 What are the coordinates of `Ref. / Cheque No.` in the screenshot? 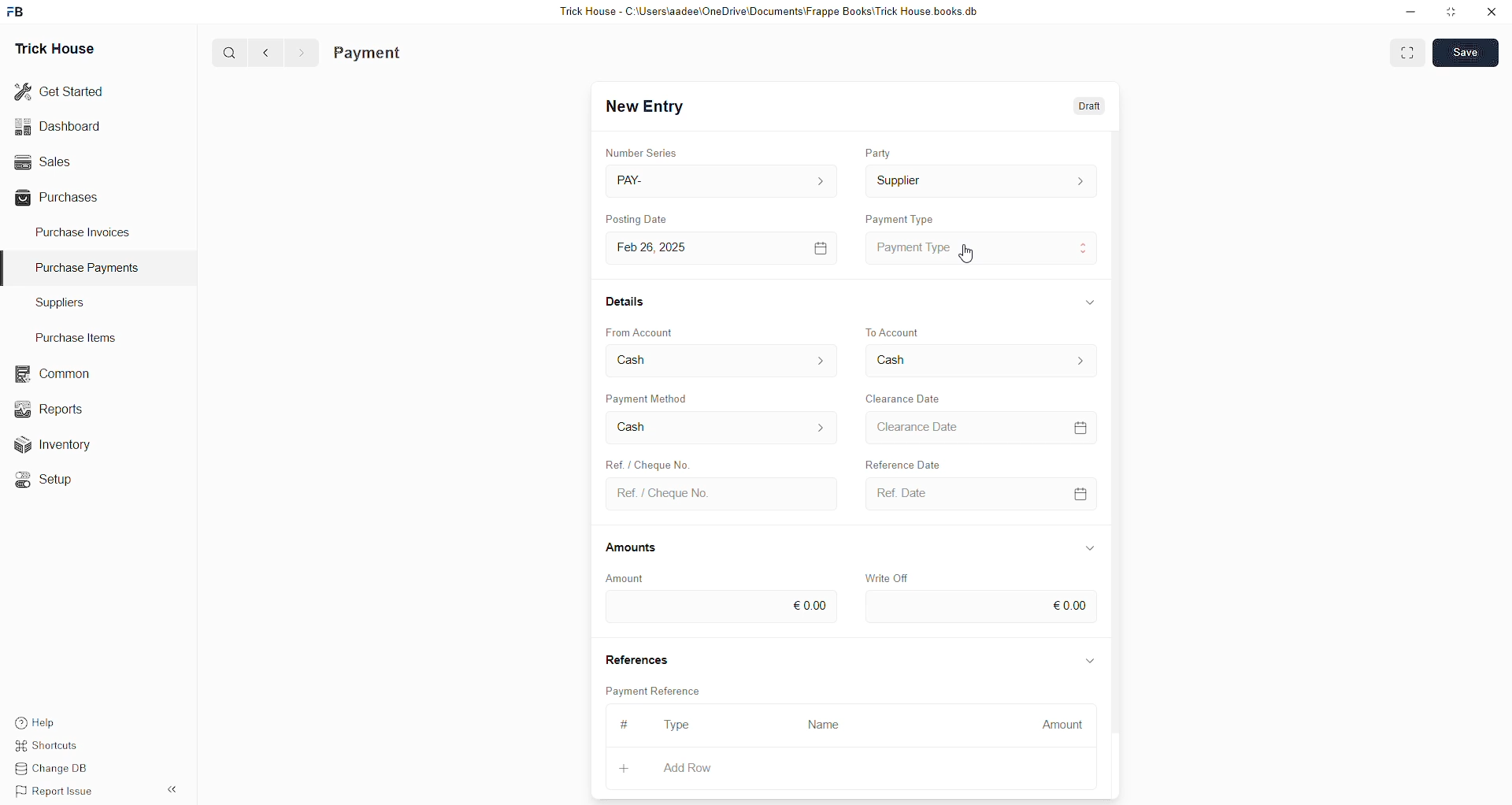 It's located at (719, 492).